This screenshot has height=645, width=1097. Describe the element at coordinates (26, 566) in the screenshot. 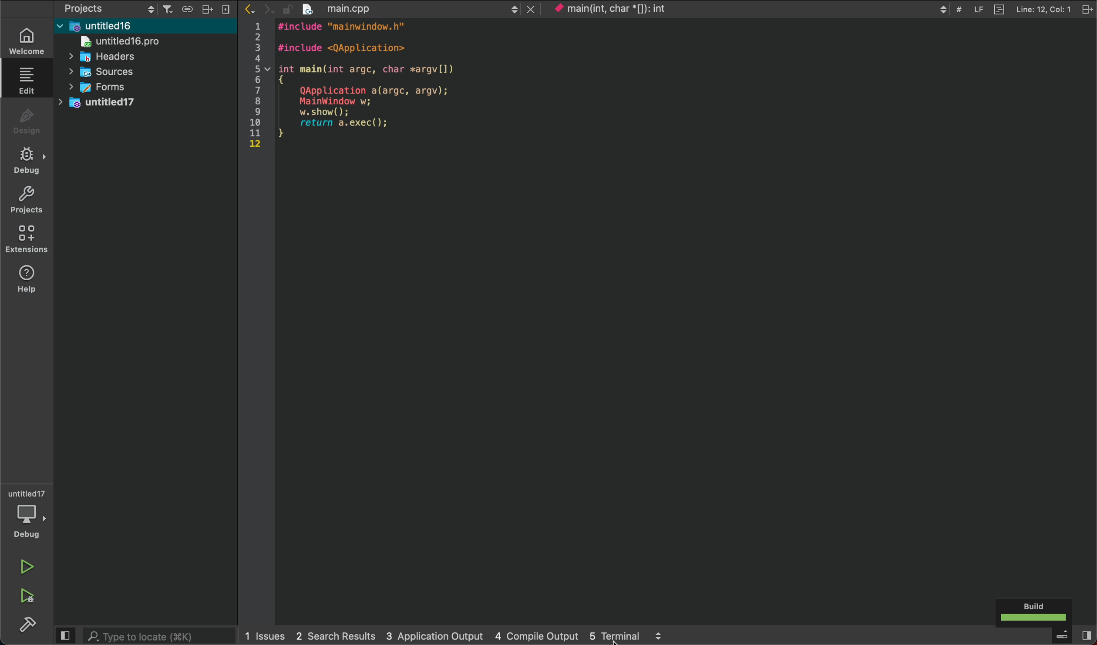

I see `run` at that location.